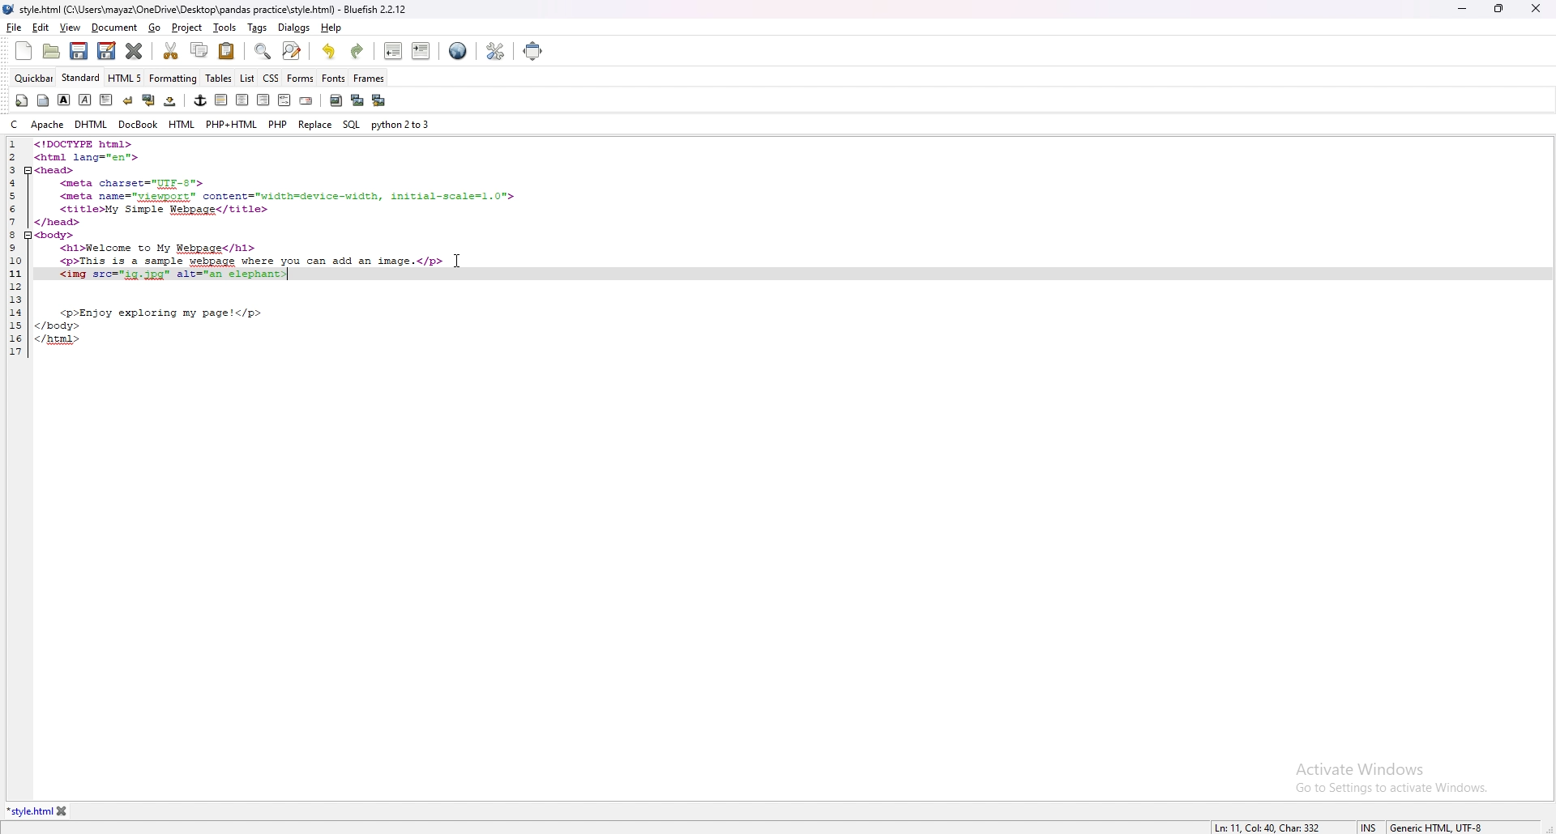  I want to click on docbook, so click(140, 125).